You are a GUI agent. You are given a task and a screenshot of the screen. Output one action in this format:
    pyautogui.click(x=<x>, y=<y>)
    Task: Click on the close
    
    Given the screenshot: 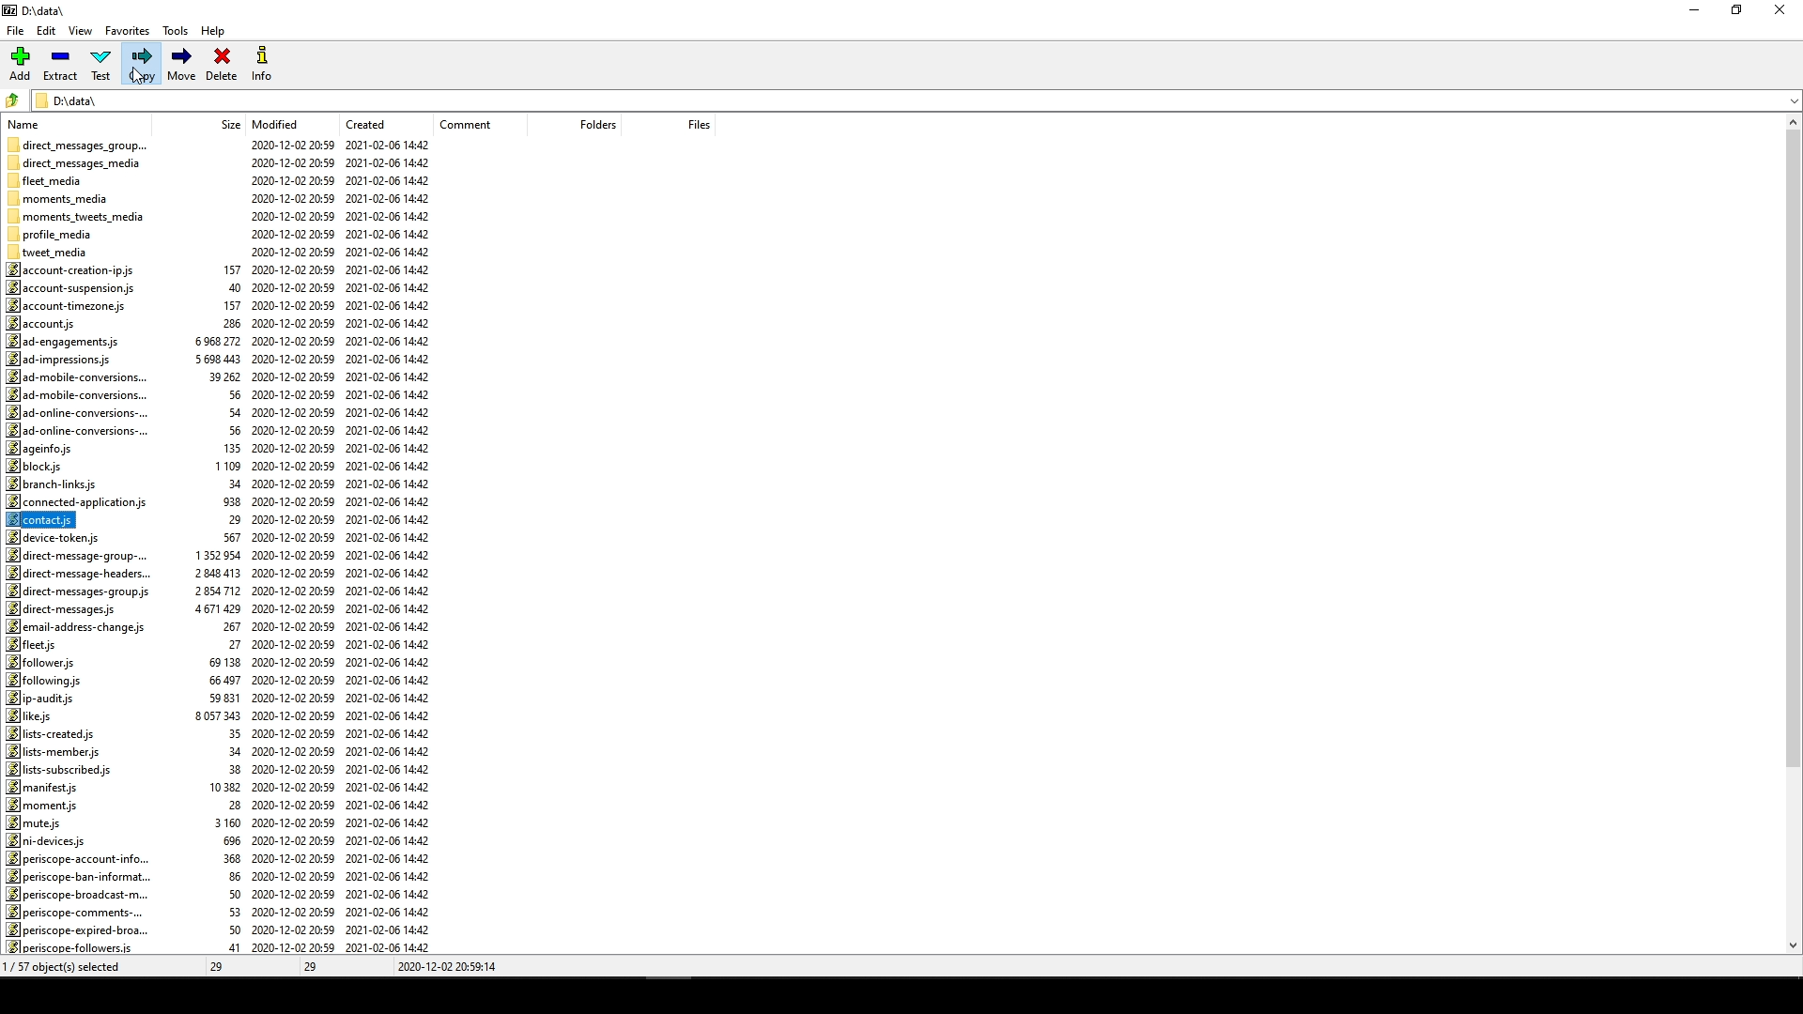 What is the action you would take?
    pyautogui.click(x=1783, y=11)
    